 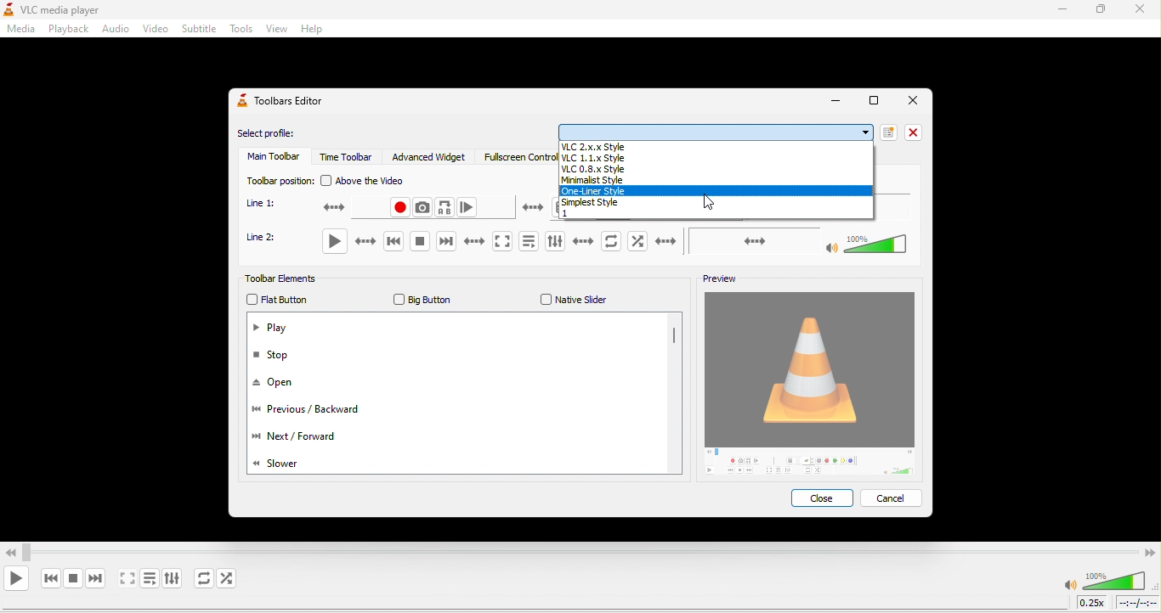 What do you see at coordinates (49, 578) in the screenshot?
I see `previous media` at bounding box center [49, 578].